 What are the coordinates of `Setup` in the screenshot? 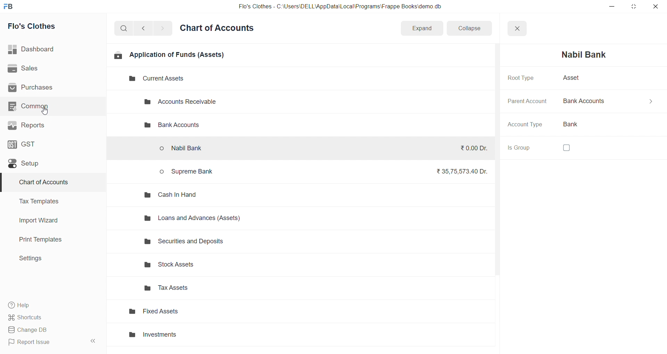 It's located at (50, 163).